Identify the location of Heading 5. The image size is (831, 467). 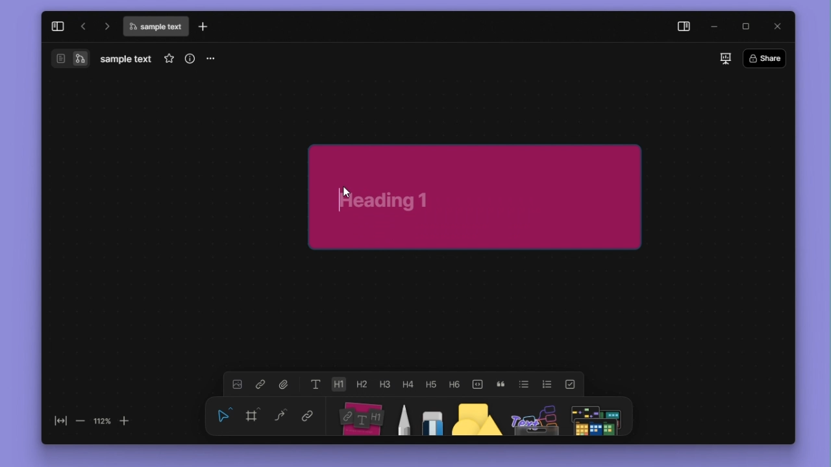
(431, 384).